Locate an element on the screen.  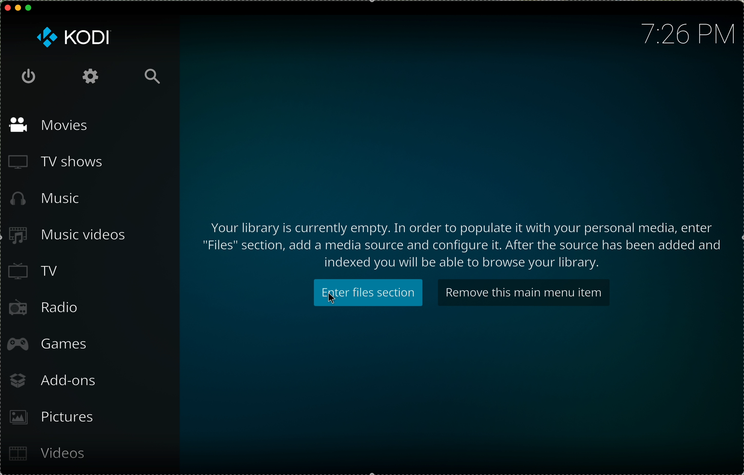
minimise is located at coordinates (18, 7).